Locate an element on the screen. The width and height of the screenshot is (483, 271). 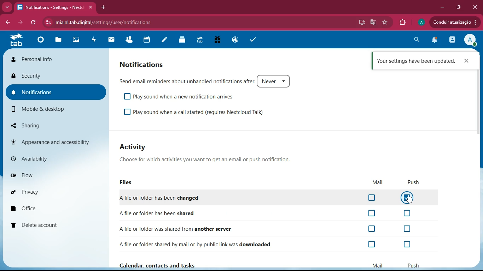
delete  is located at coordinates (52, 223).